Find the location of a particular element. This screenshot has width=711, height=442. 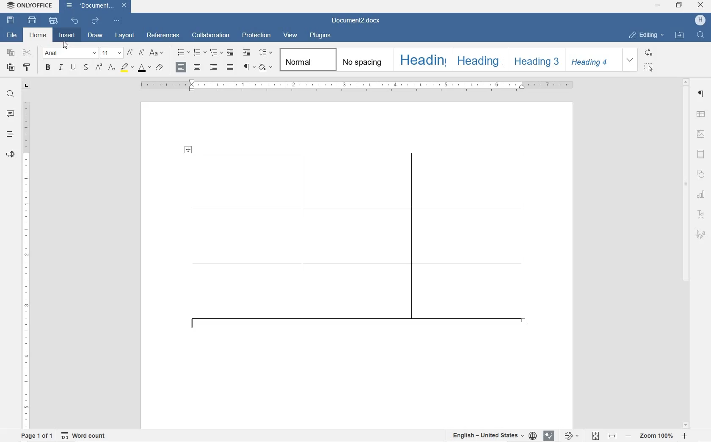

decrement font size is located at coordinates (141, 52).